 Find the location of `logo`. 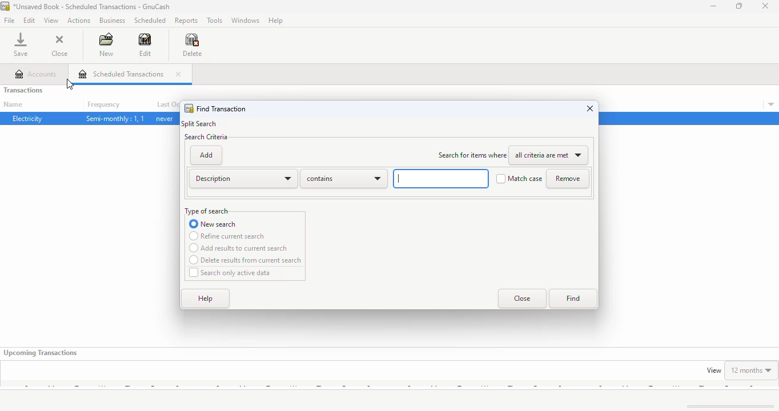

logo is located at coordinates (5, 6).